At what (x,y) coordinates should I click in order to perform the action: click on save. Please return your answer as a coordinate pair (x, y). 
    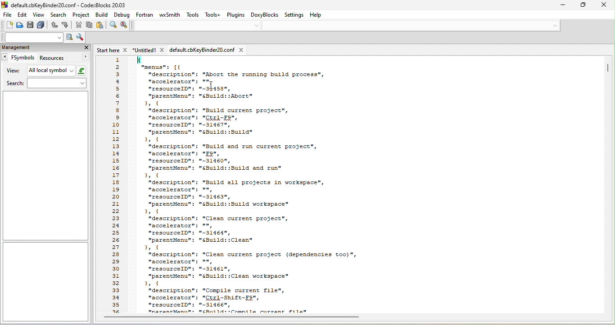
    Looking at the image, I should click on (31, 25).